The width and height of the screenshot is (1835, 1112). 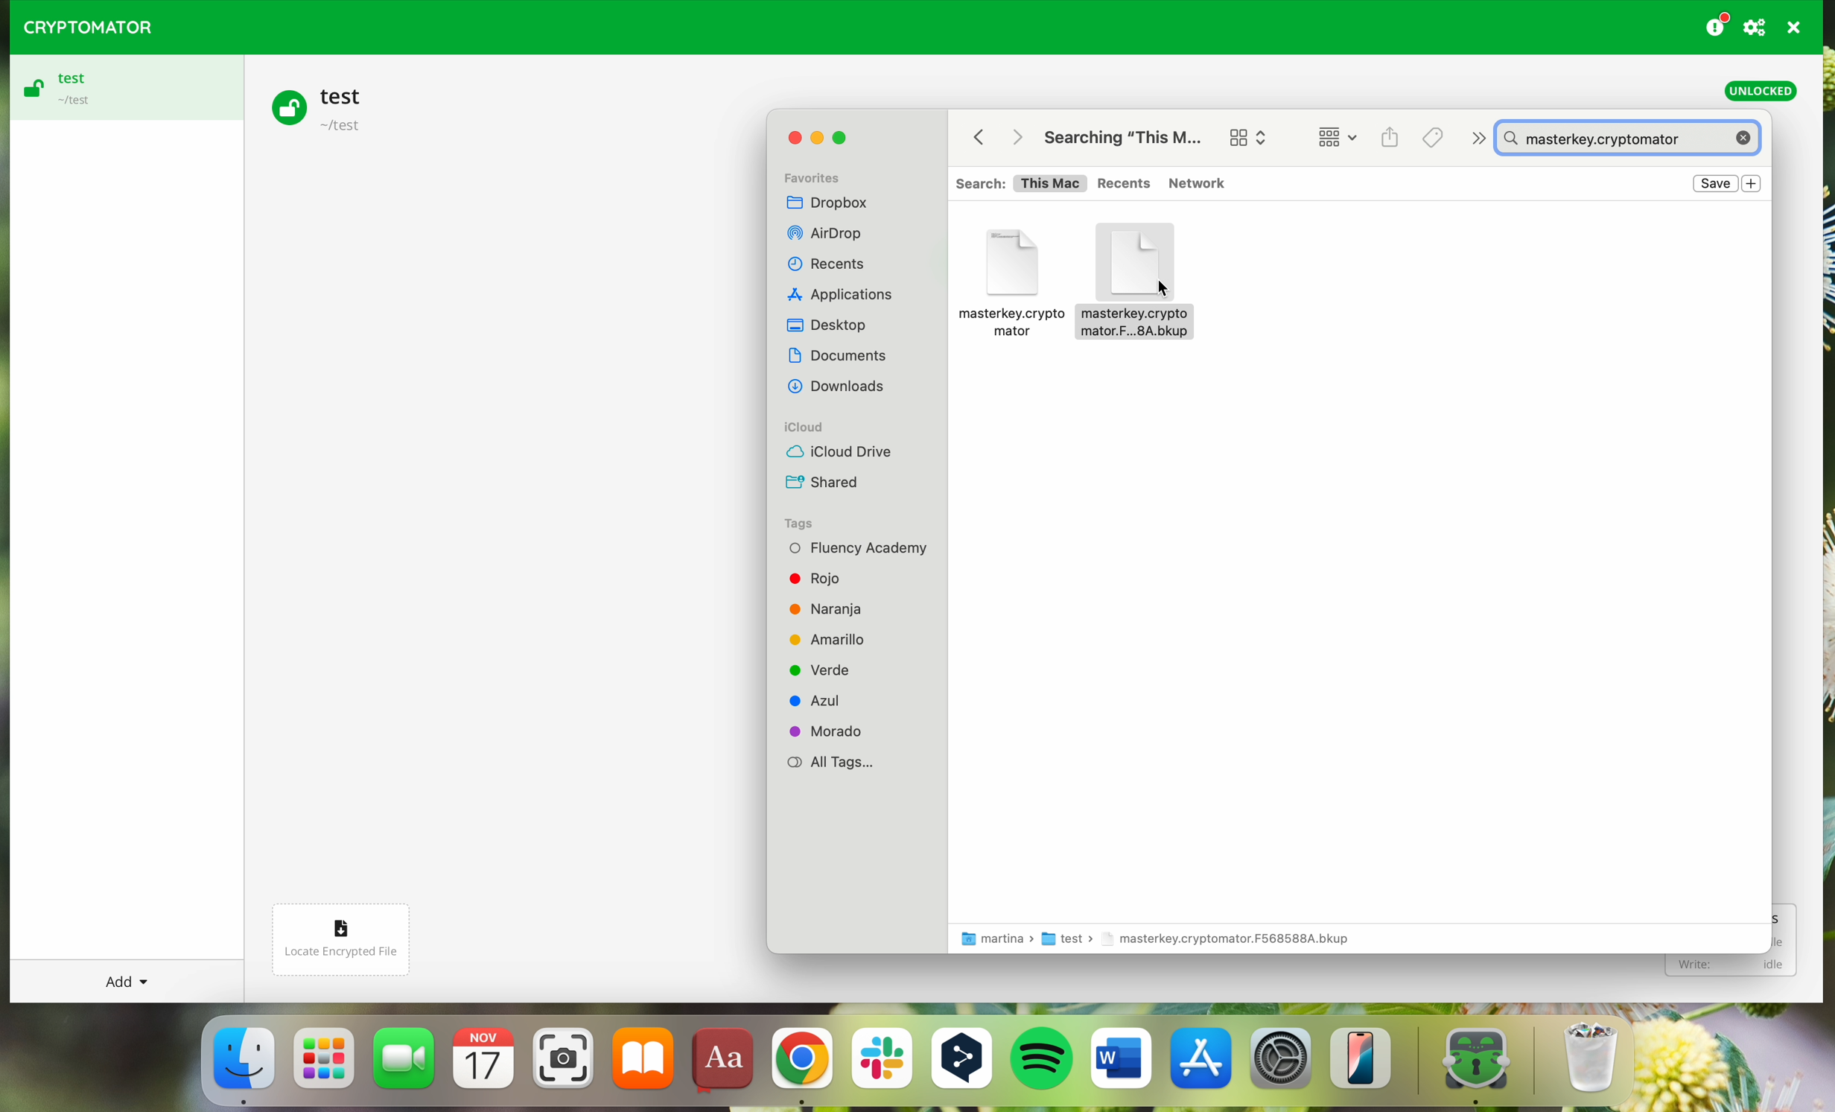 I want to click on masterkey.cryptomator backup folders, so click(x=1009, y=277).